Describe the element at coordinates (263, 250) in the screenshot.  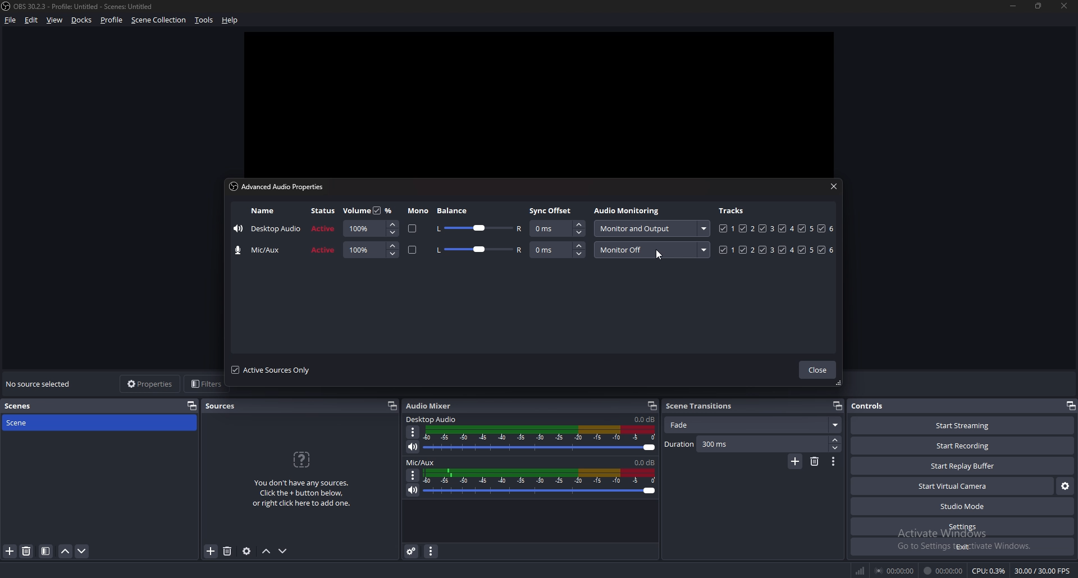
I see `name` at that location.